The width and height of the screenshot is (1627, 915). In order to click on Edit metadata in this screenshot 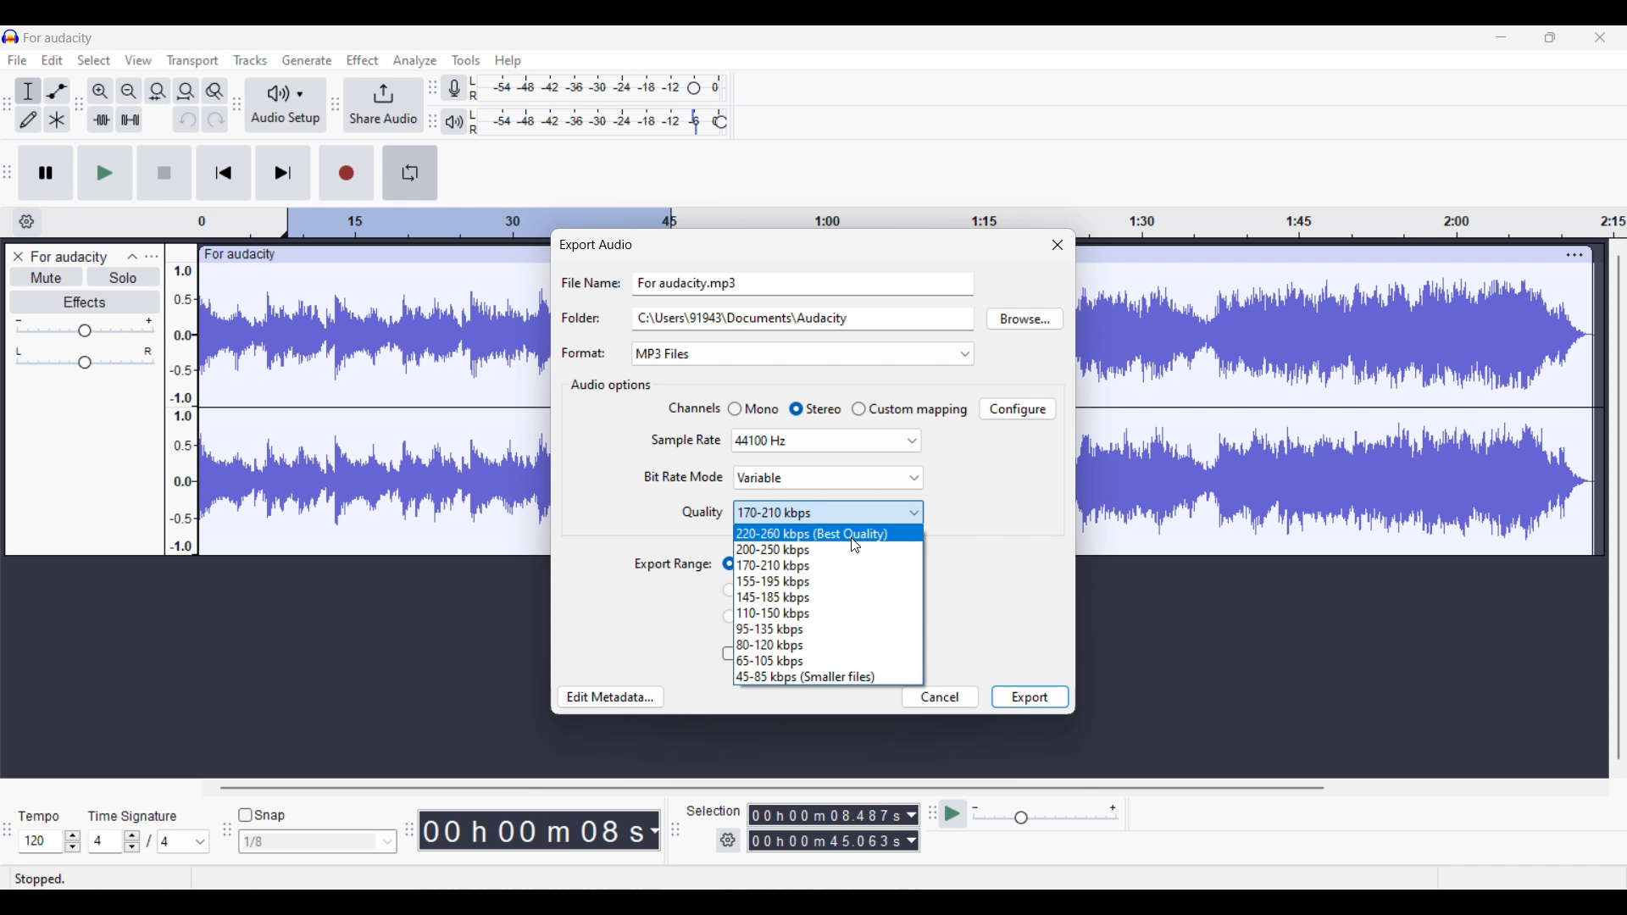, I will do `click(610, 697)`.